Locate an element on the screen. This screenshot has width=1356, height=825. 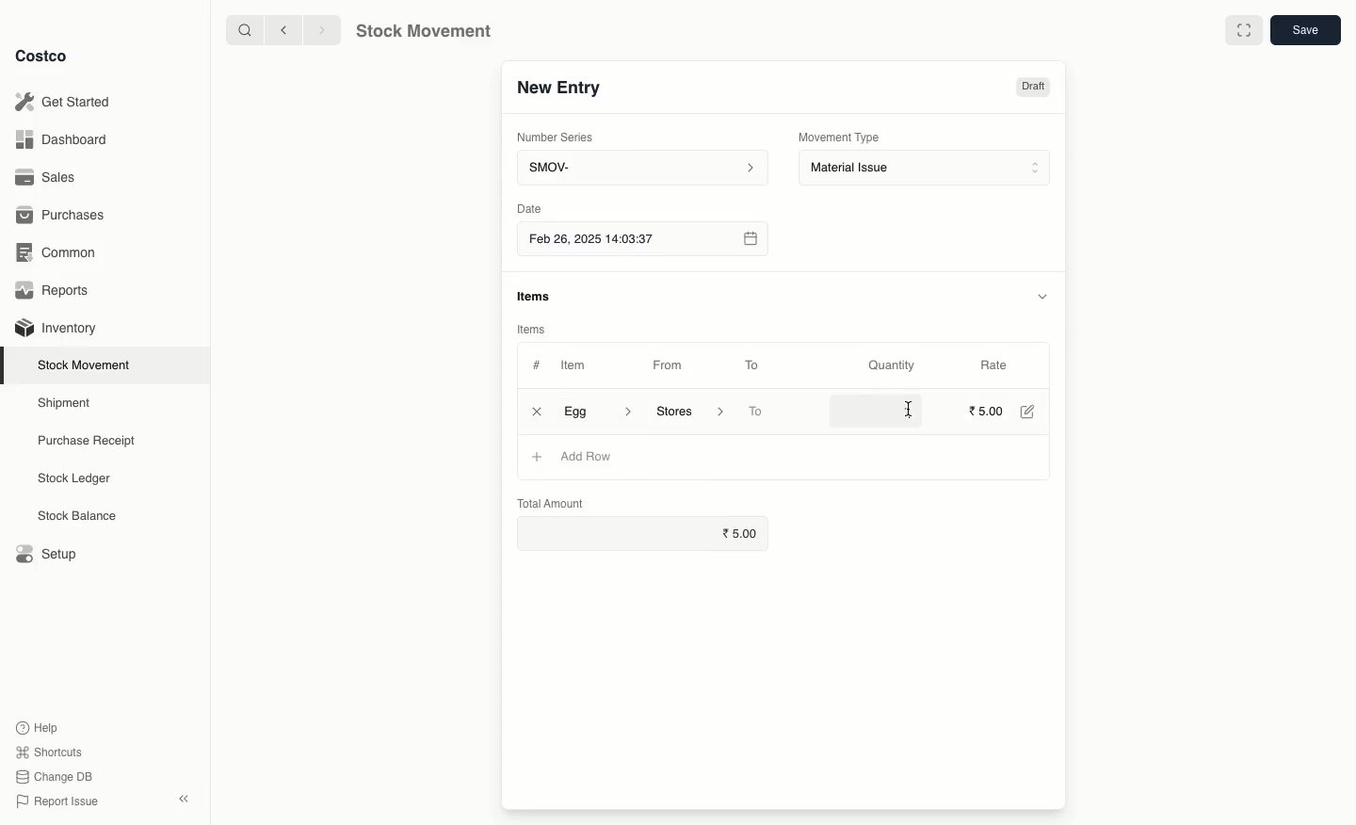
Items is located at coordinates (529, 329).